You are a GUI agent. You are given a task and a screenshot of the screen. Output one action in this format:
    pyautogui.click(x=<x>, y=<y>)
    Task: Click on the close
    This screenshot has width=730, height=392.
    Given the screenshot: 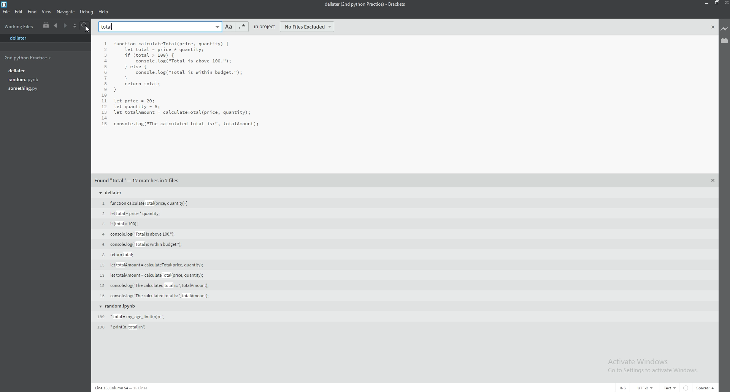 What is the action you would take?
    pyautogui.click(x=713, y=27)
    